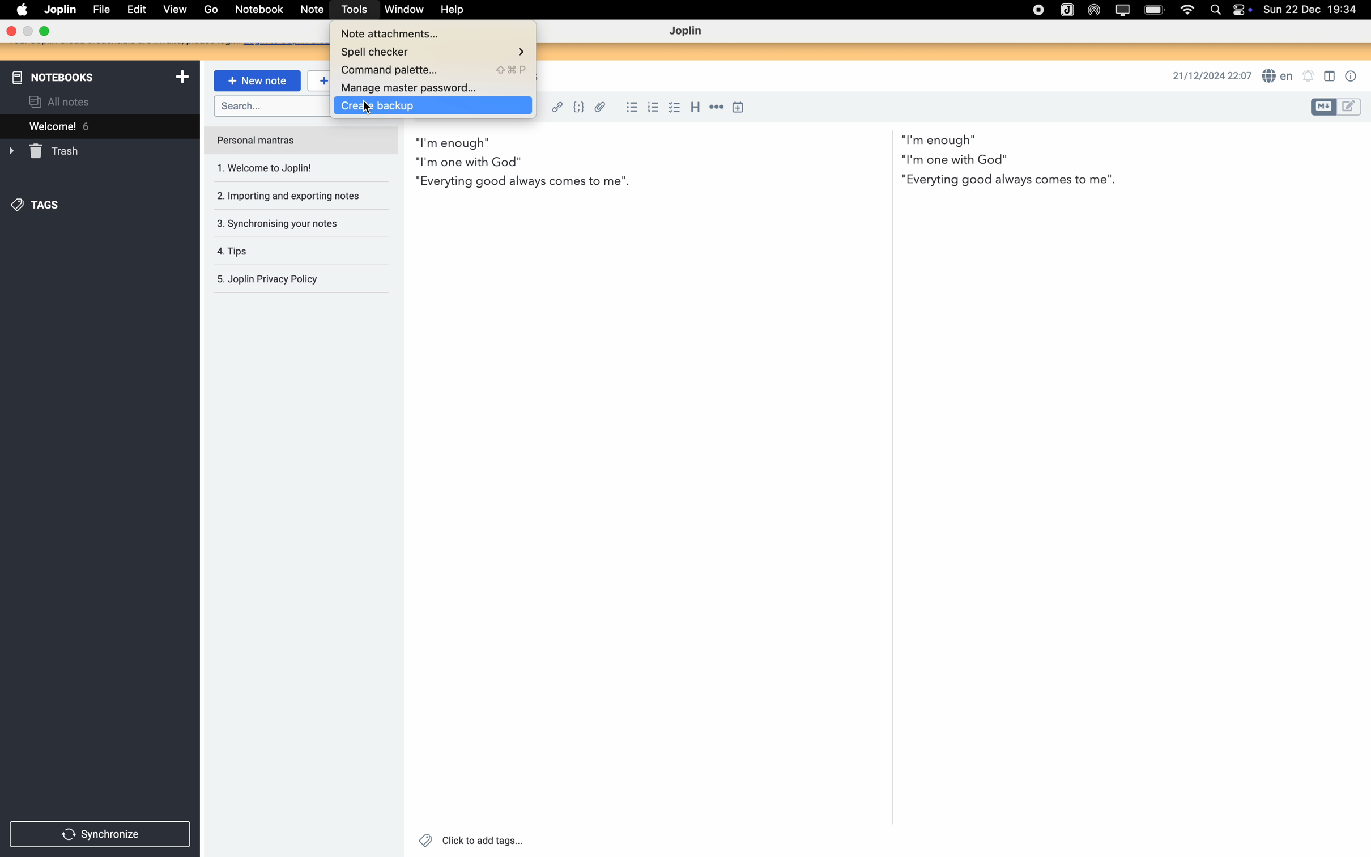  Describe the element at coordinates (258, 10) in the screenshot. I see `notebook` at that location.